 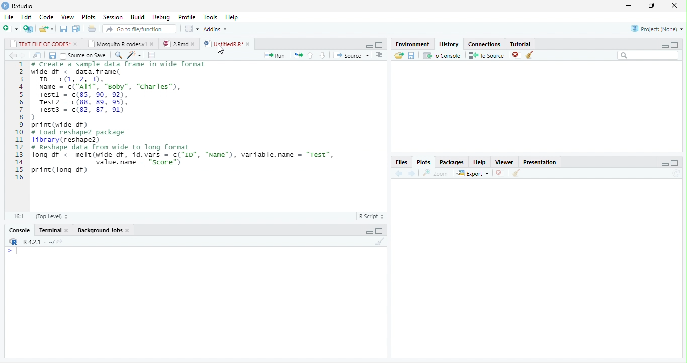 What do you see at coordinates (9, 17) in the screenshot?
I see `File` at bounding box center [9, 17].